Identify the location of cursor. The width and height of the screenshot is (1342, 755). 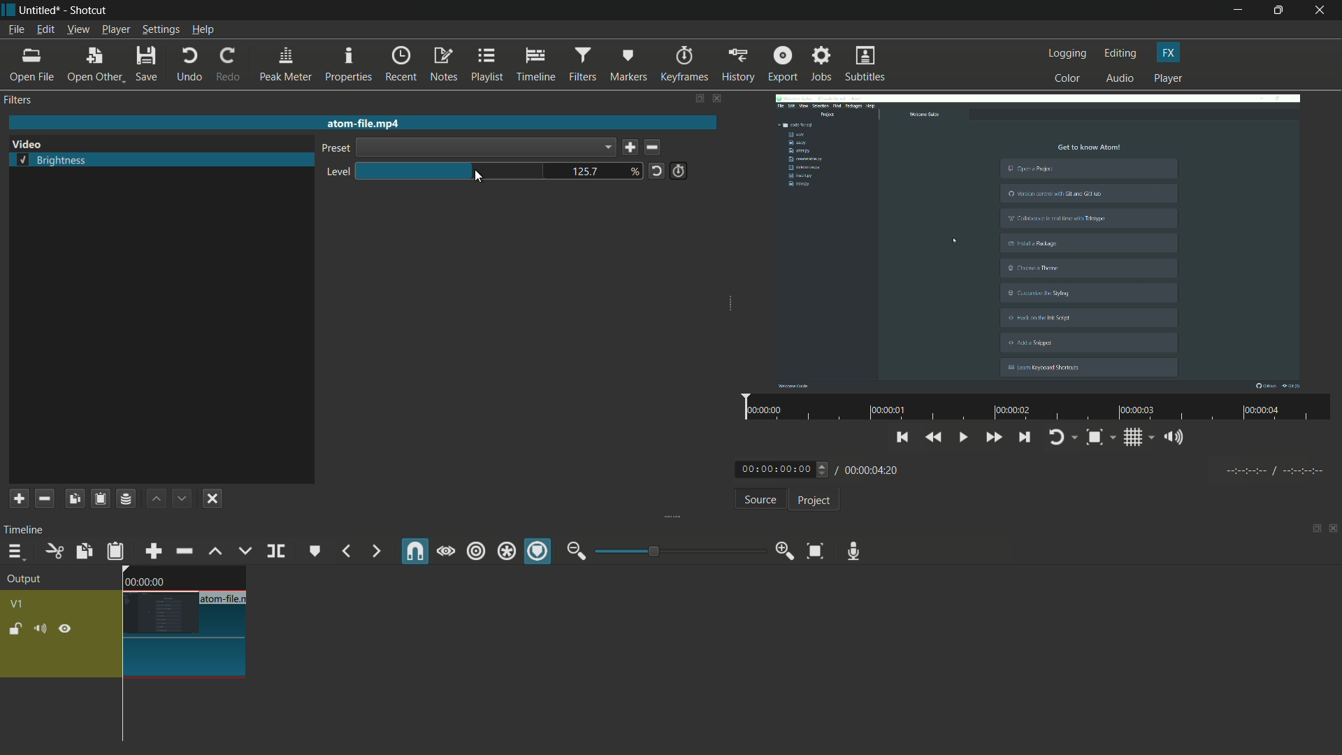
(479, 179).